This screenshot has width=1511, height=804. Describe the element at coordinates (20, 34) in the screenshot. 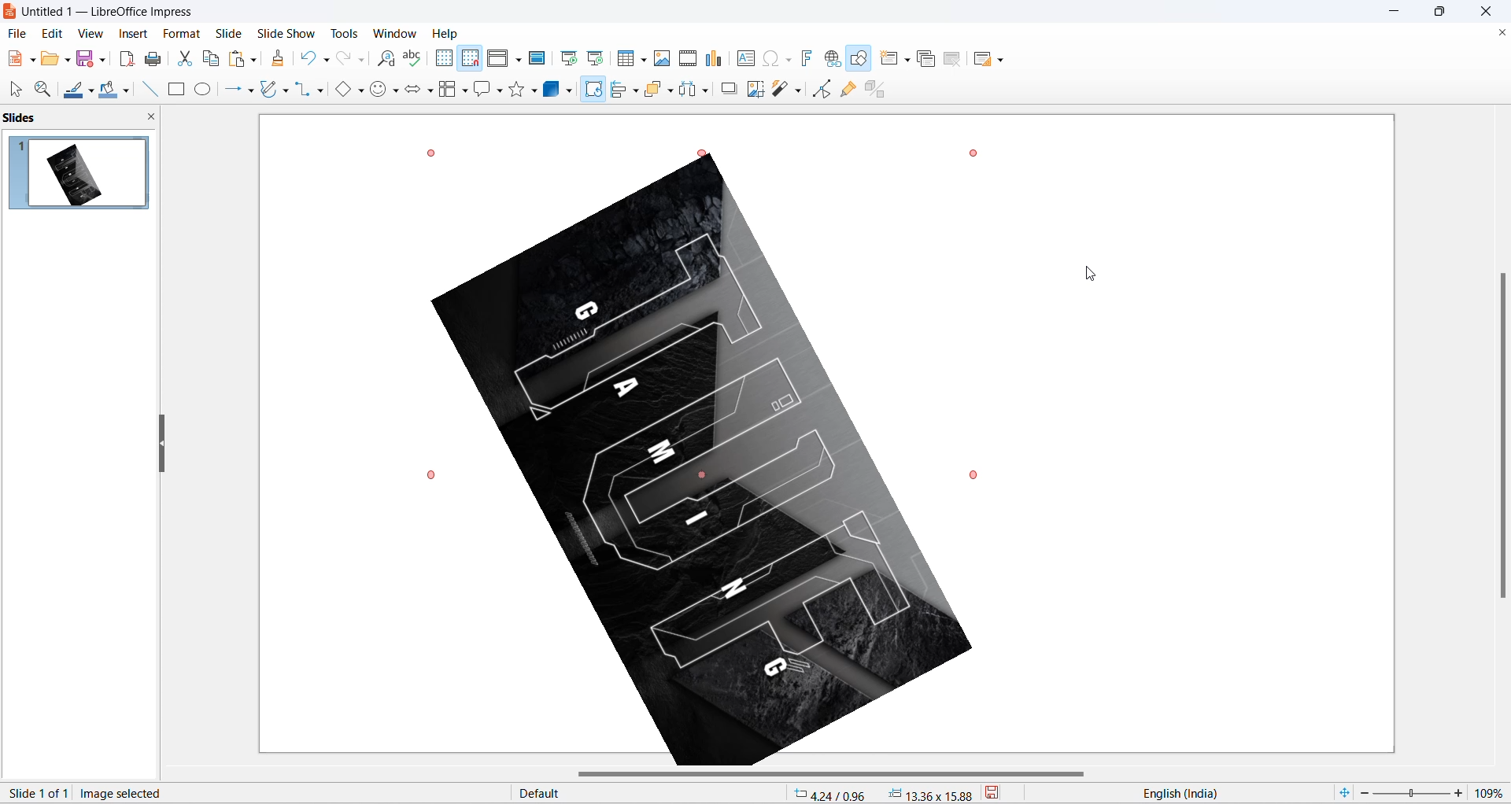

I see `` at that location.